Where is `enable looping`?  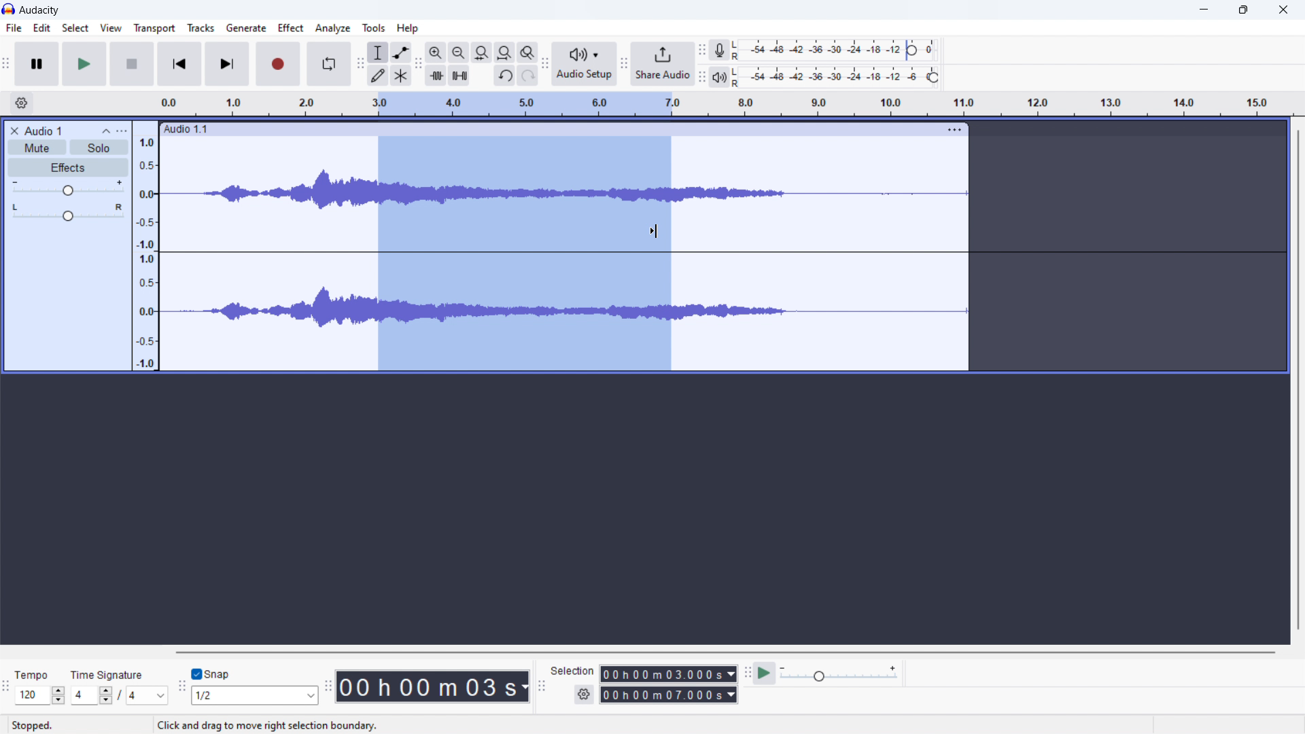
enable looping is located at coordinates (328, 65).